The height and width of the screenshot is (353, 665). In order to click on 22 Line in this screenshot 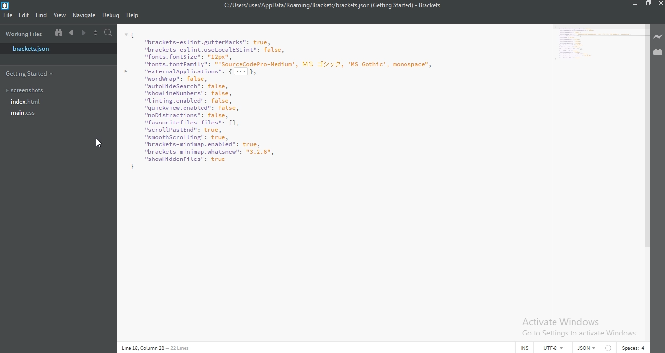, I will do `click(181, 347)`.